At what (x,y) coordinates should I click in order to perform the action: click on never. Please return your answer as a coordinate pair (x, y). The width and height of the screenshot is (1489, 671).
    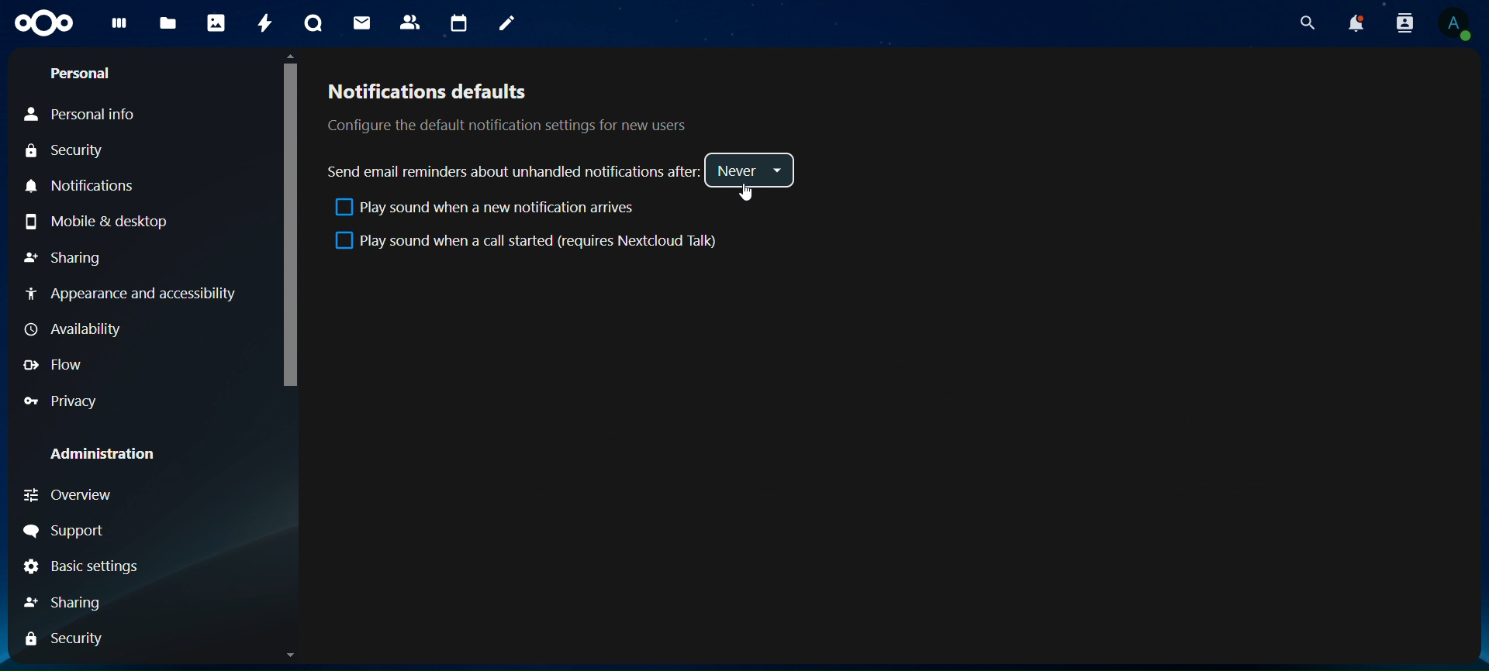
    Looking at the image, I should click on (751, 171).